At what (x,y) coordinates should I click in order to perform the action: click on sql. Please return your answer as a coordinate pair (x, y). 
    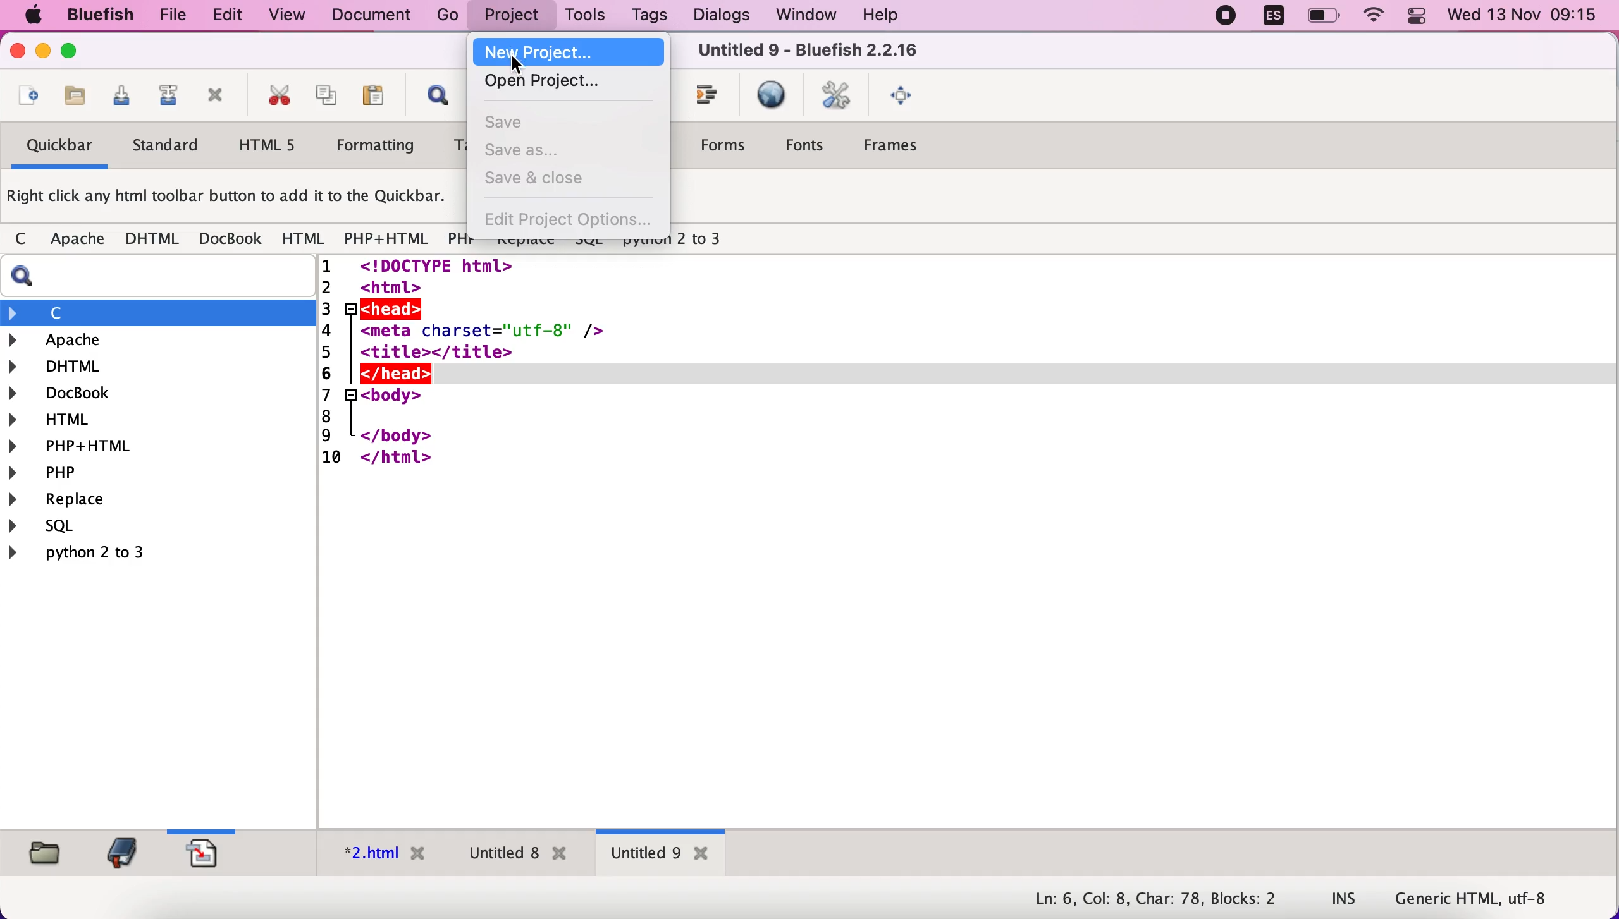
    Looking at the image, I should click on (51, 528).